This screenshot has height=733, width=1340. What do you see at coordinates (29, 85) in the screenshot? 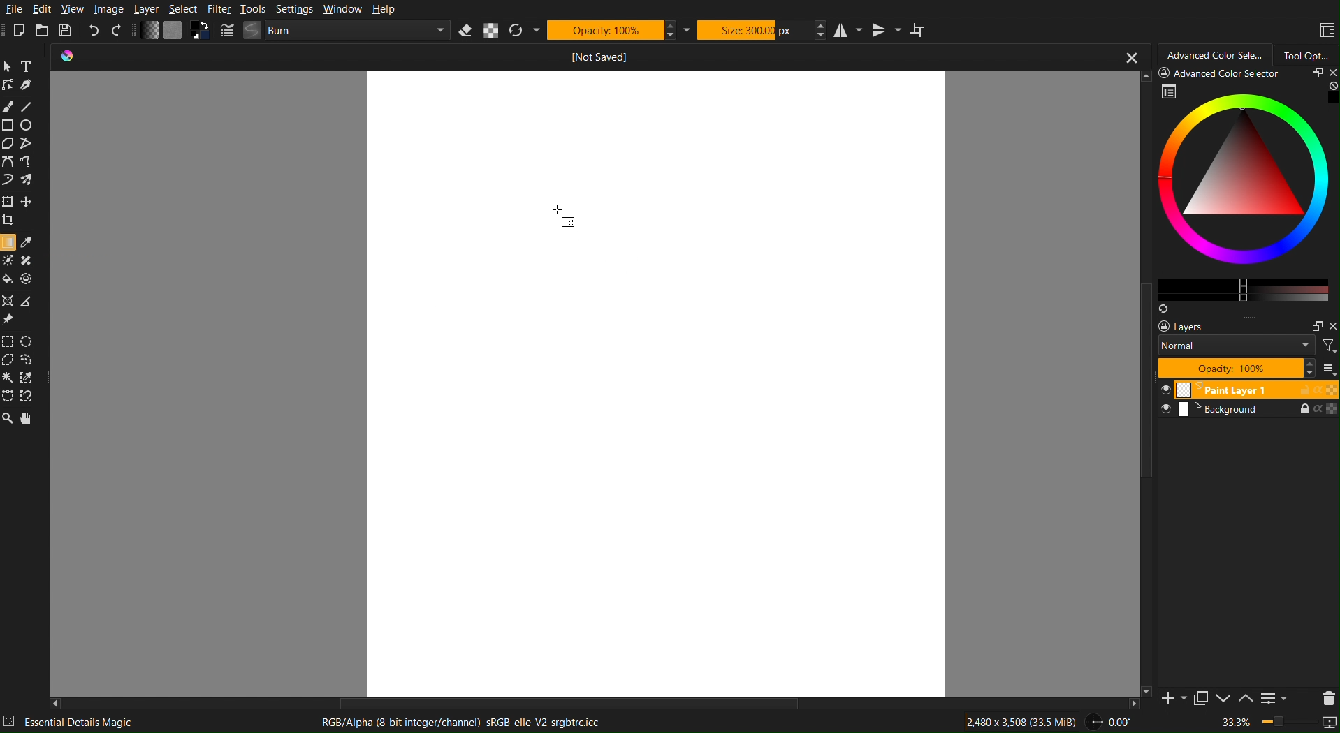
I see `Pen` at bounding box center [29, 85].